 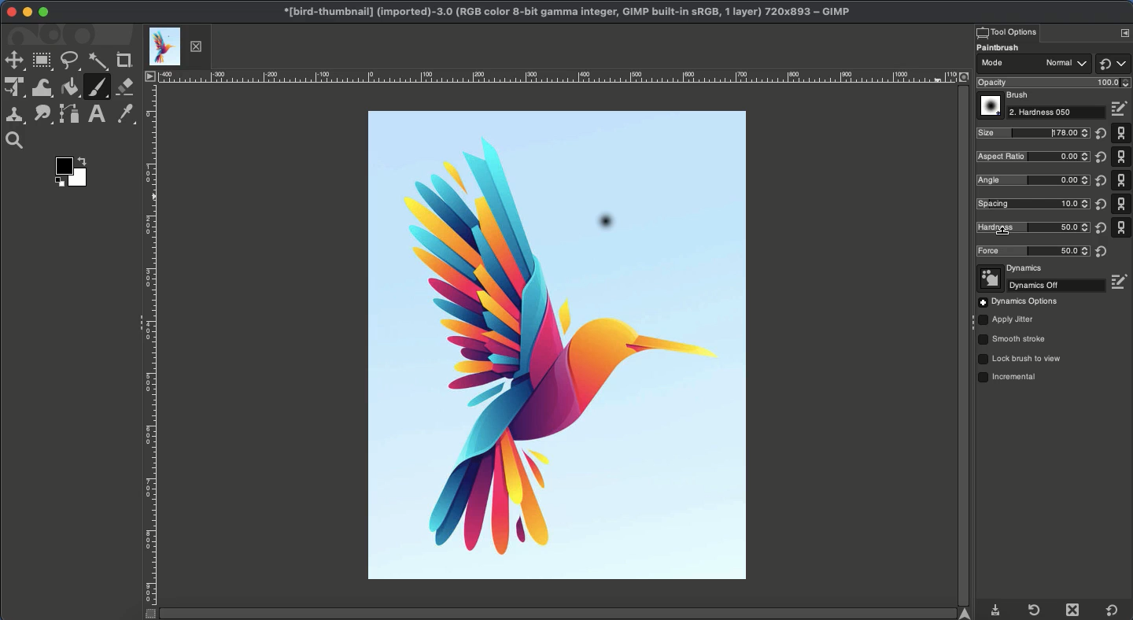 What do you see at coordinates (42, 116) in the screenshot?
I see `Smudge` at bounding box center [42, 116].